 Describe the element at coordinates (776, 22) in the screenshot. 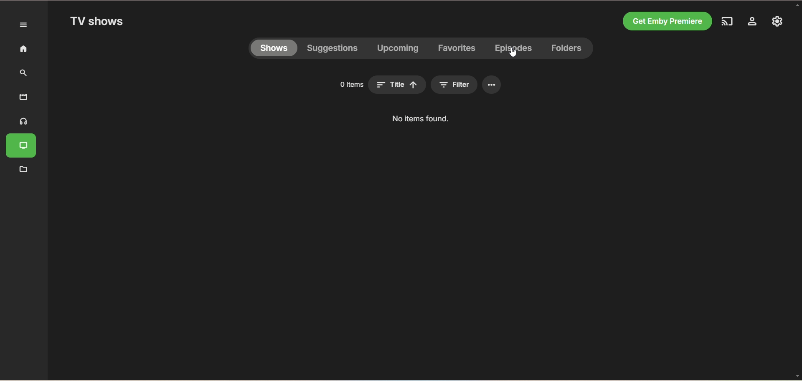

I see `manage emby server` at that location.